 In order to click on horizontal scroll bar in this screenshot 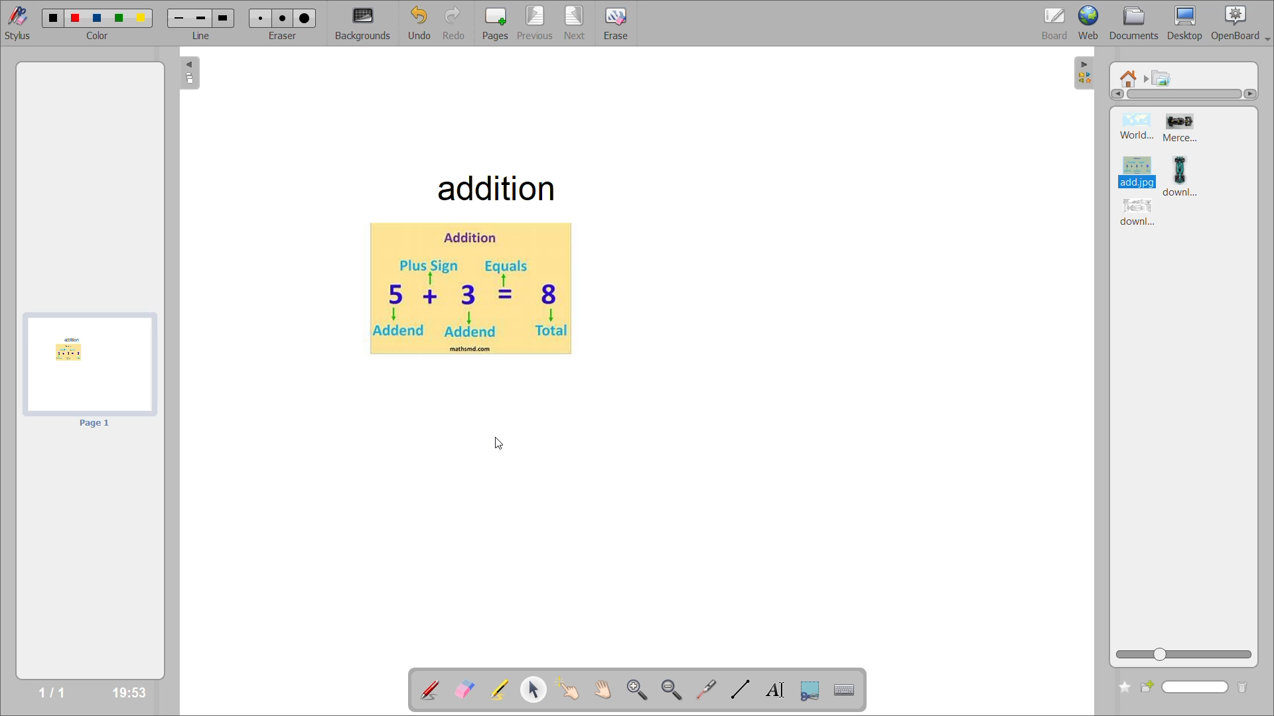, I will do `click(1184, 94)`.